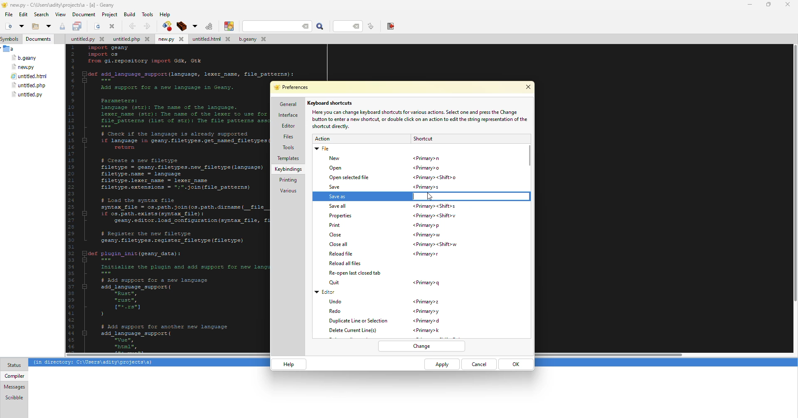  What do you see at coordinates (336, 235) in the screenshot?
I see `close` at bounding box center [336, 235].